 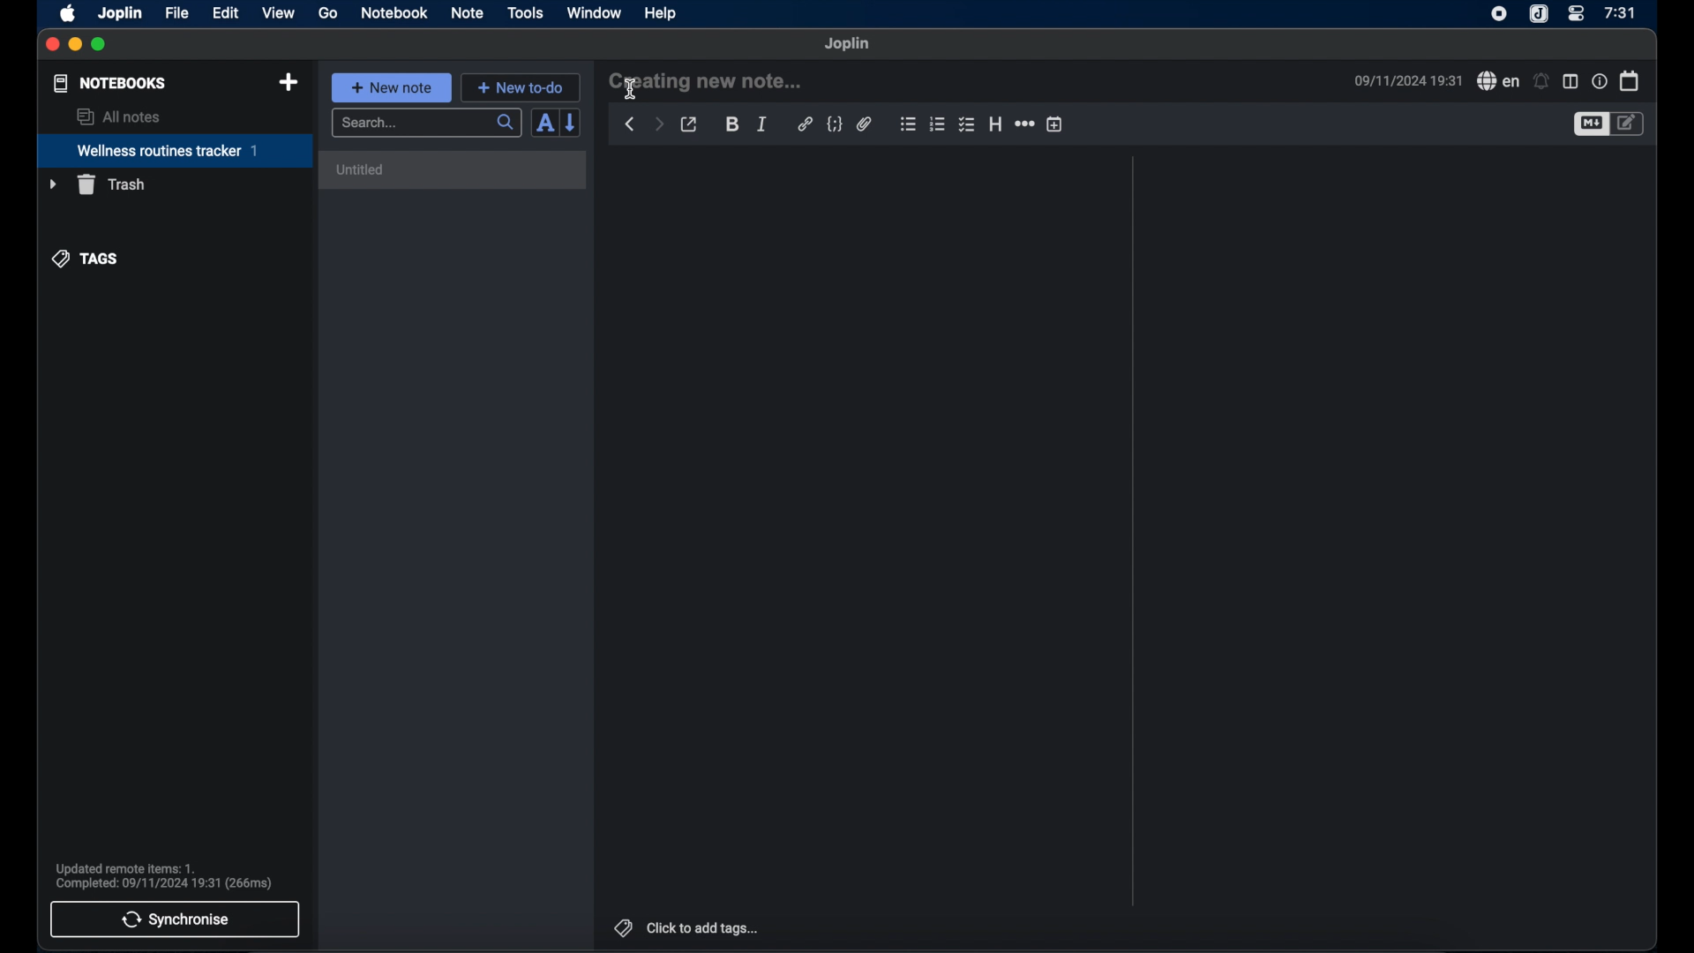 I want to click on attach file, so click(x=865, y=125).